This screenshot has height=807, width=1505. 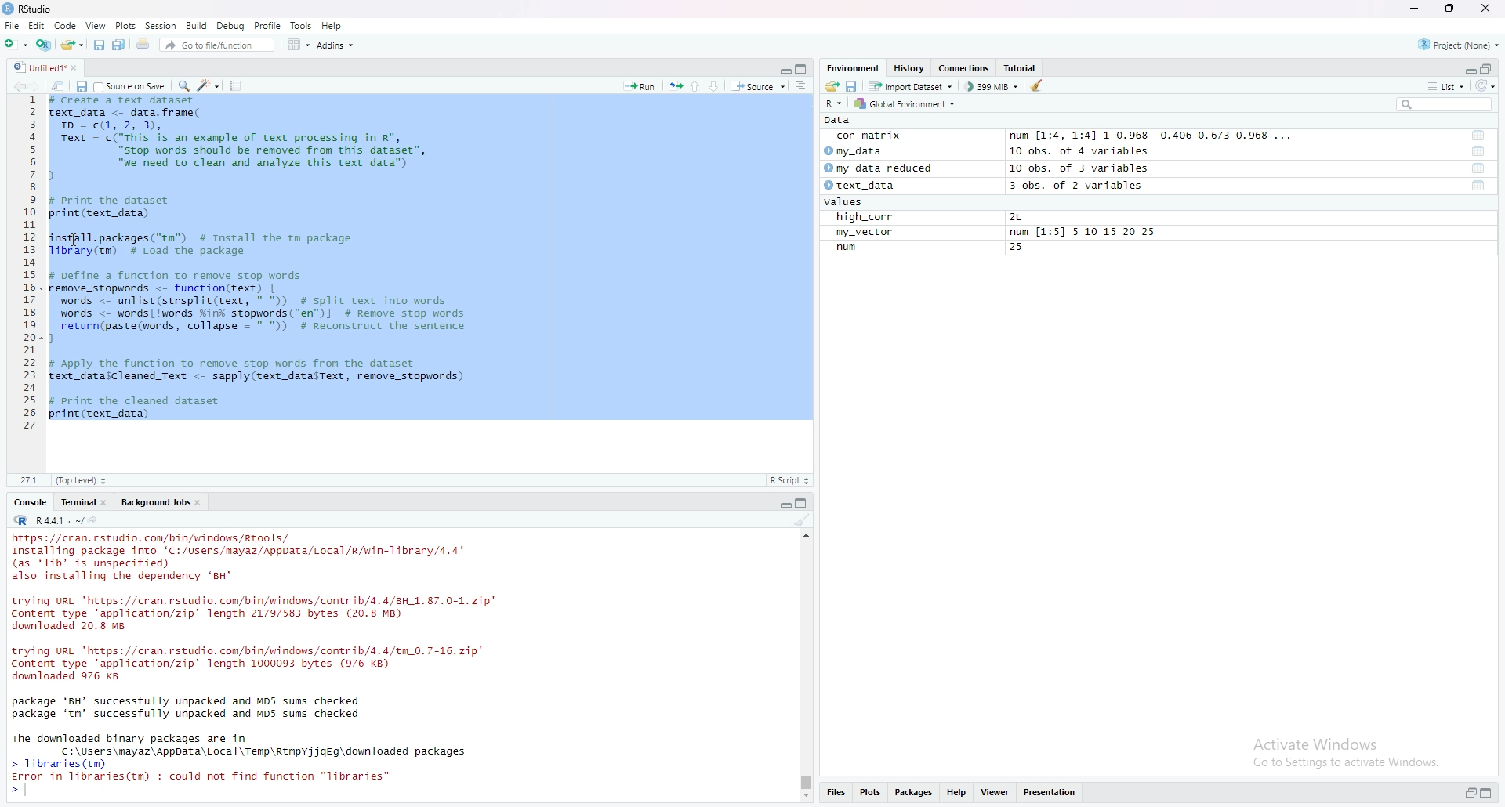 I want to click on functions, so click(x=1479, y=186).